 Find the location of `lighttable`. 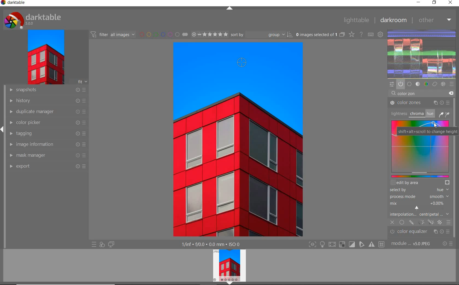

lighttable is located at coordinates (356, 20).